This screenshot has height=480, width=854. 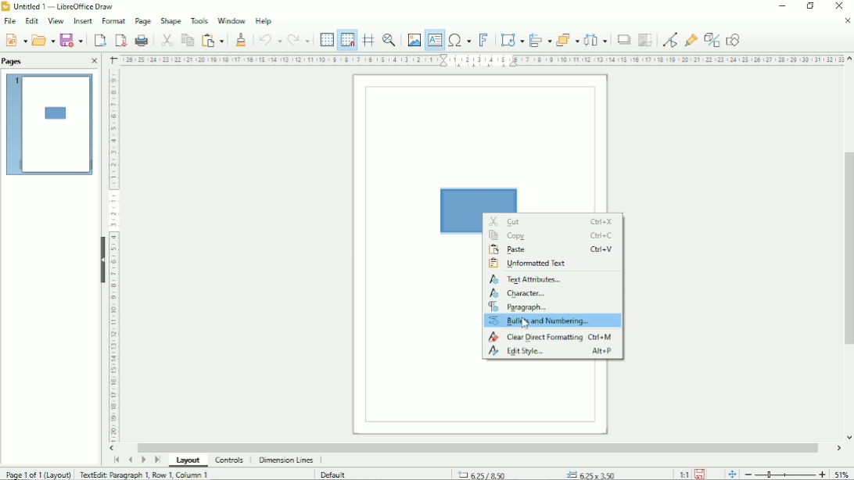 What do you see at coordinates (645, 41) in the screenshot?
I see `Crop image` at bounding box center [645, 41].